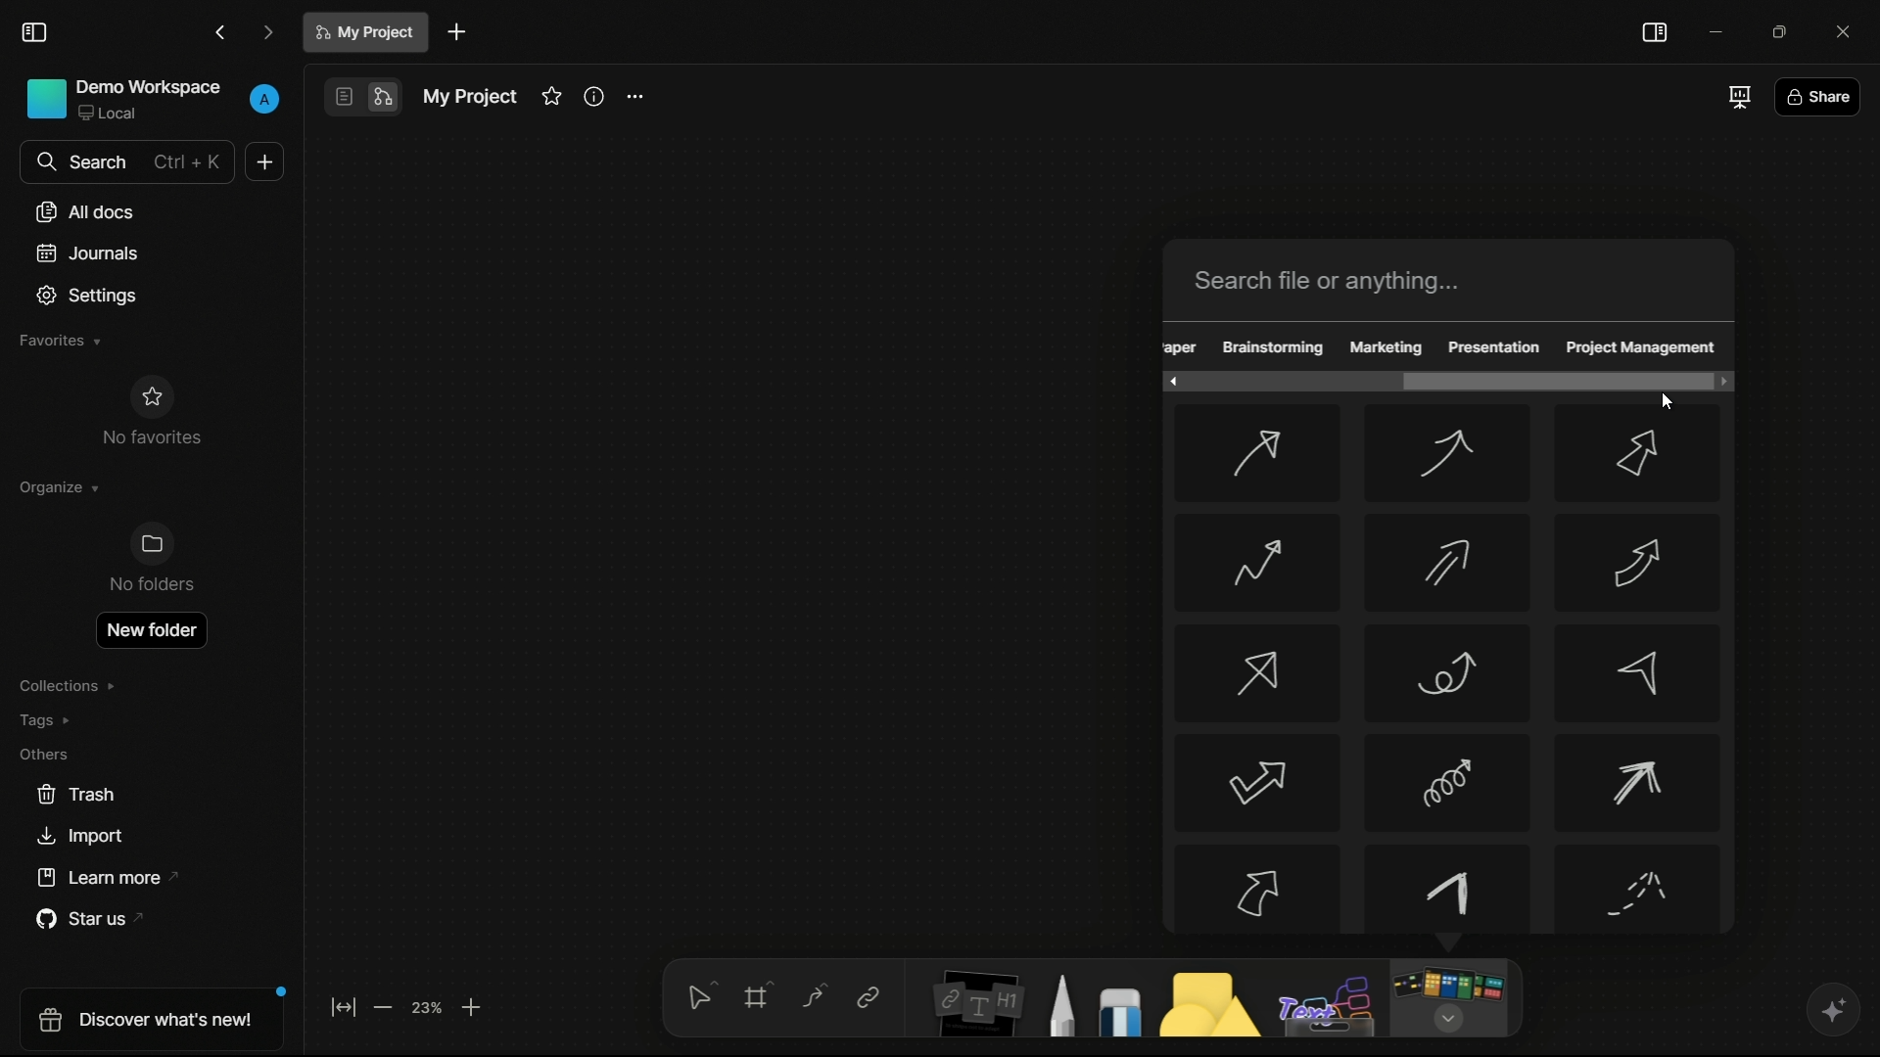 Image resolution: width=1880 pixels, height=1057 pixels. I want to click on new folder, so click(150, 630).